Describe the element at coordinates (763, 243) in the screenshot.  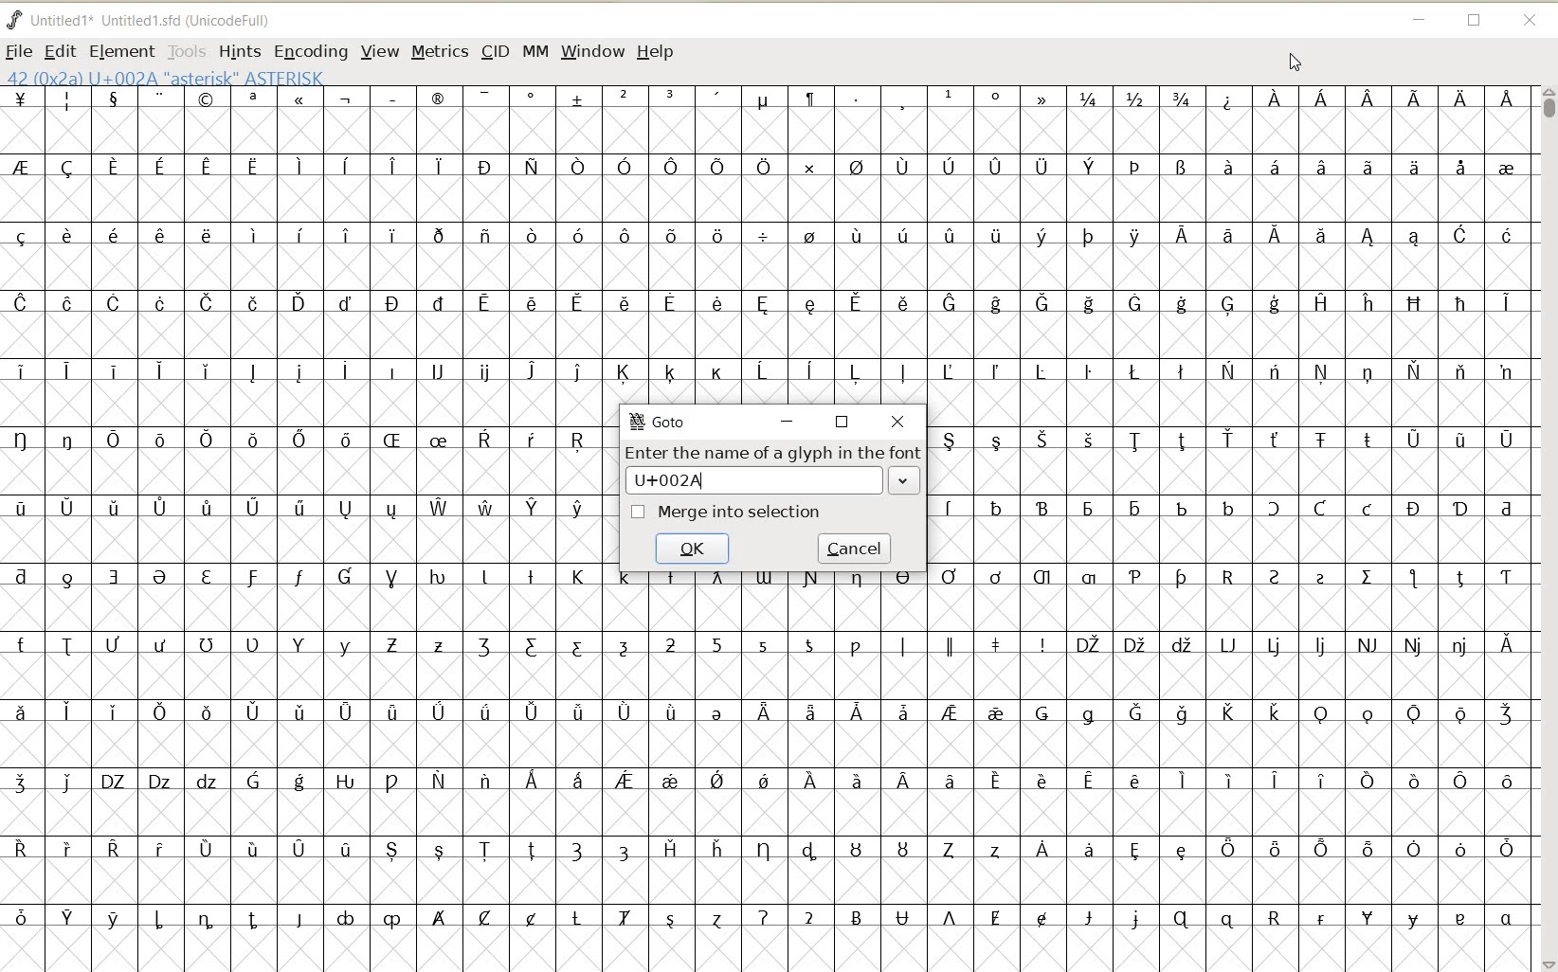
I see `GLYPHY CHARACTERS & NUMBERS` at that location.